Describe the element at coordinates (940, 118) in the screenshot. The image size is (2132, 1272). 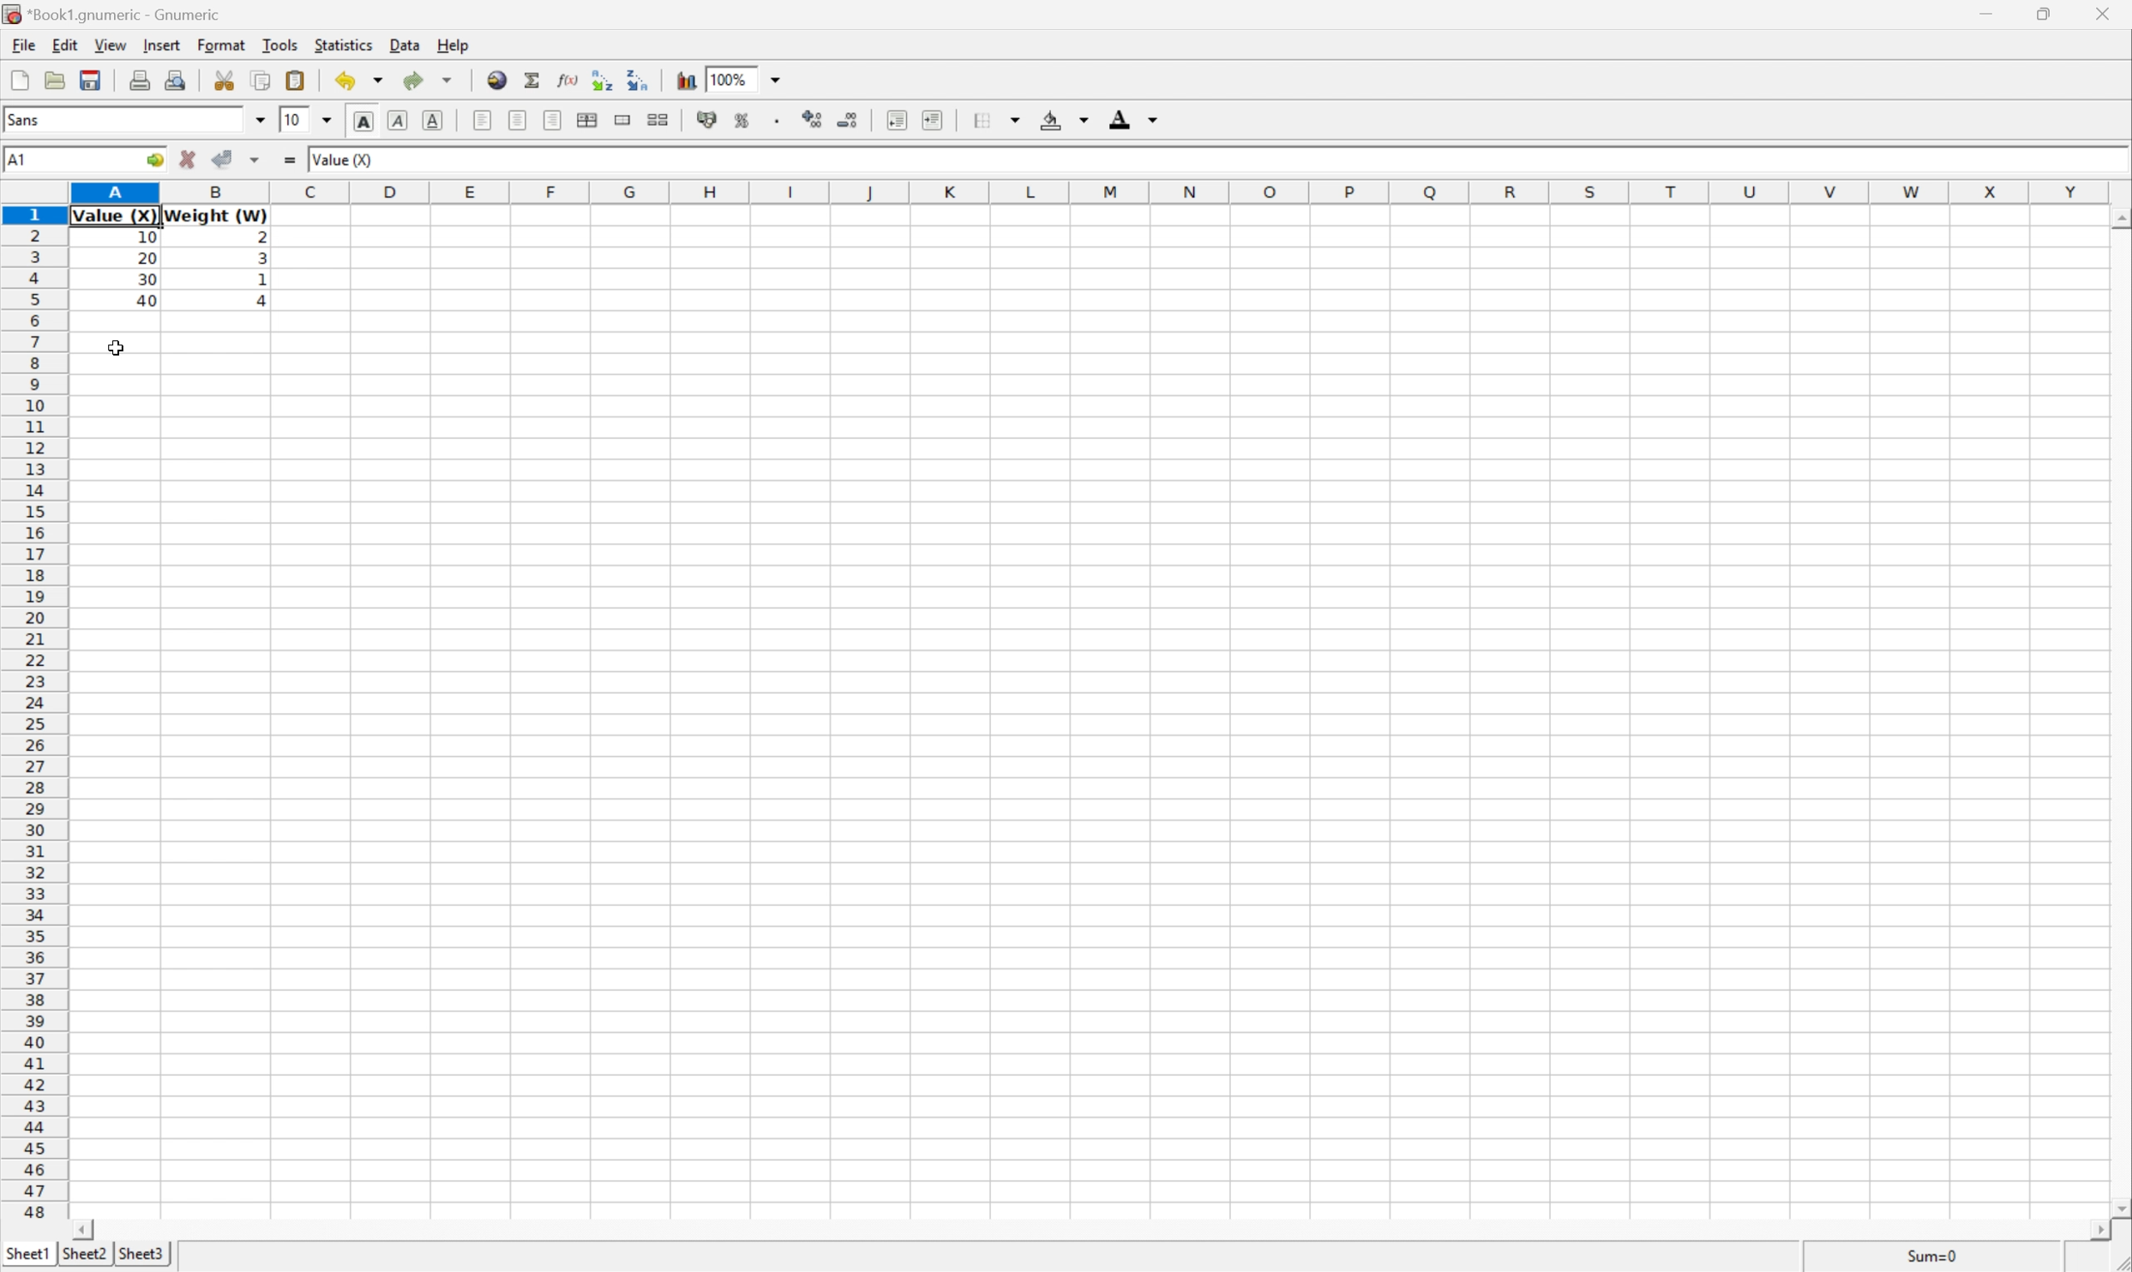
I see `Increase indent, and align the contents to the left` at that location.